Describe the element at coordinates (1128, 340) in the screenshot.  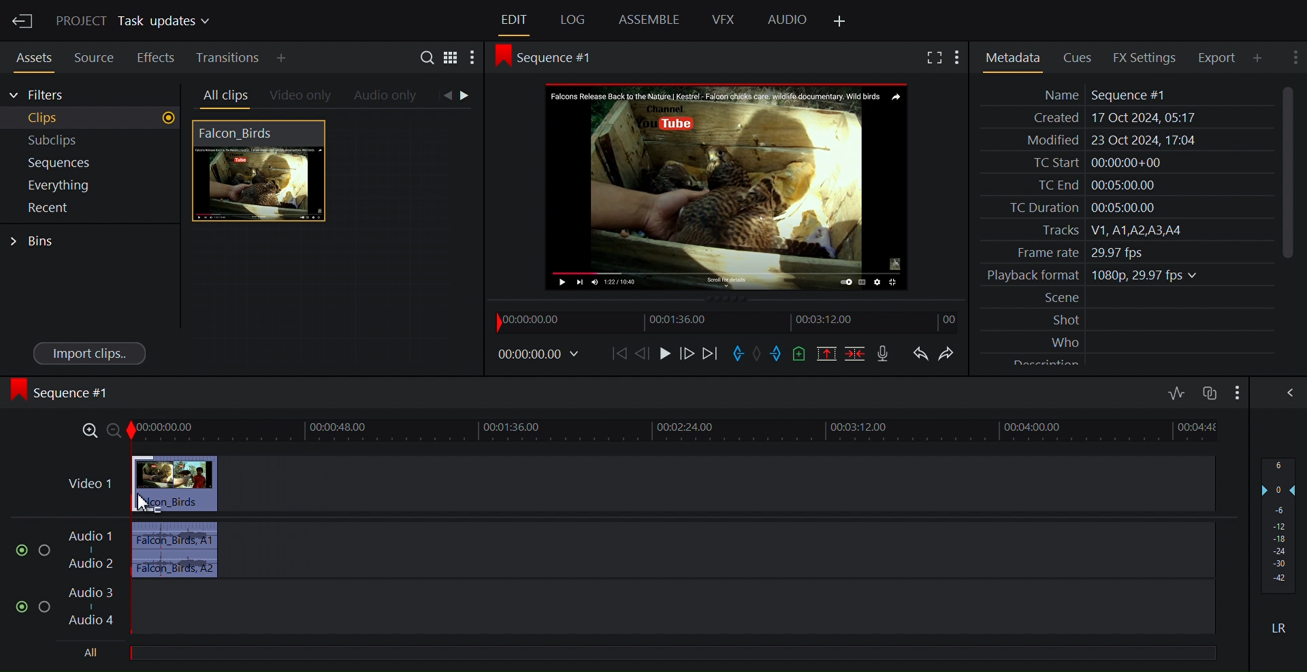
I see `Who` at that location.